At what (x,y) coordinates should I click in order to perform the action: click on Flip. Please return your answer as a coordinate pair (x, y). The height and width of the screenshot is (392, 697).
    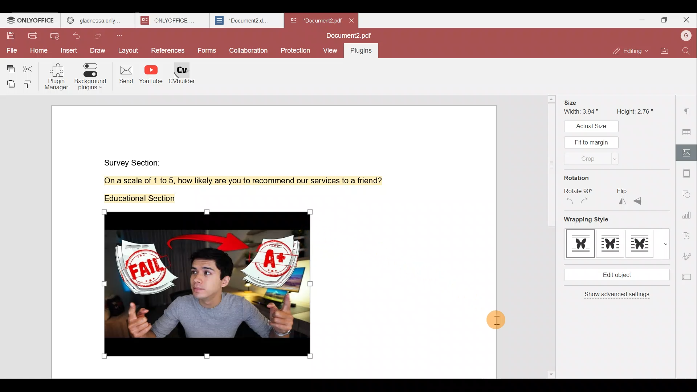
    Looking at the image, I should click on (625, 197).